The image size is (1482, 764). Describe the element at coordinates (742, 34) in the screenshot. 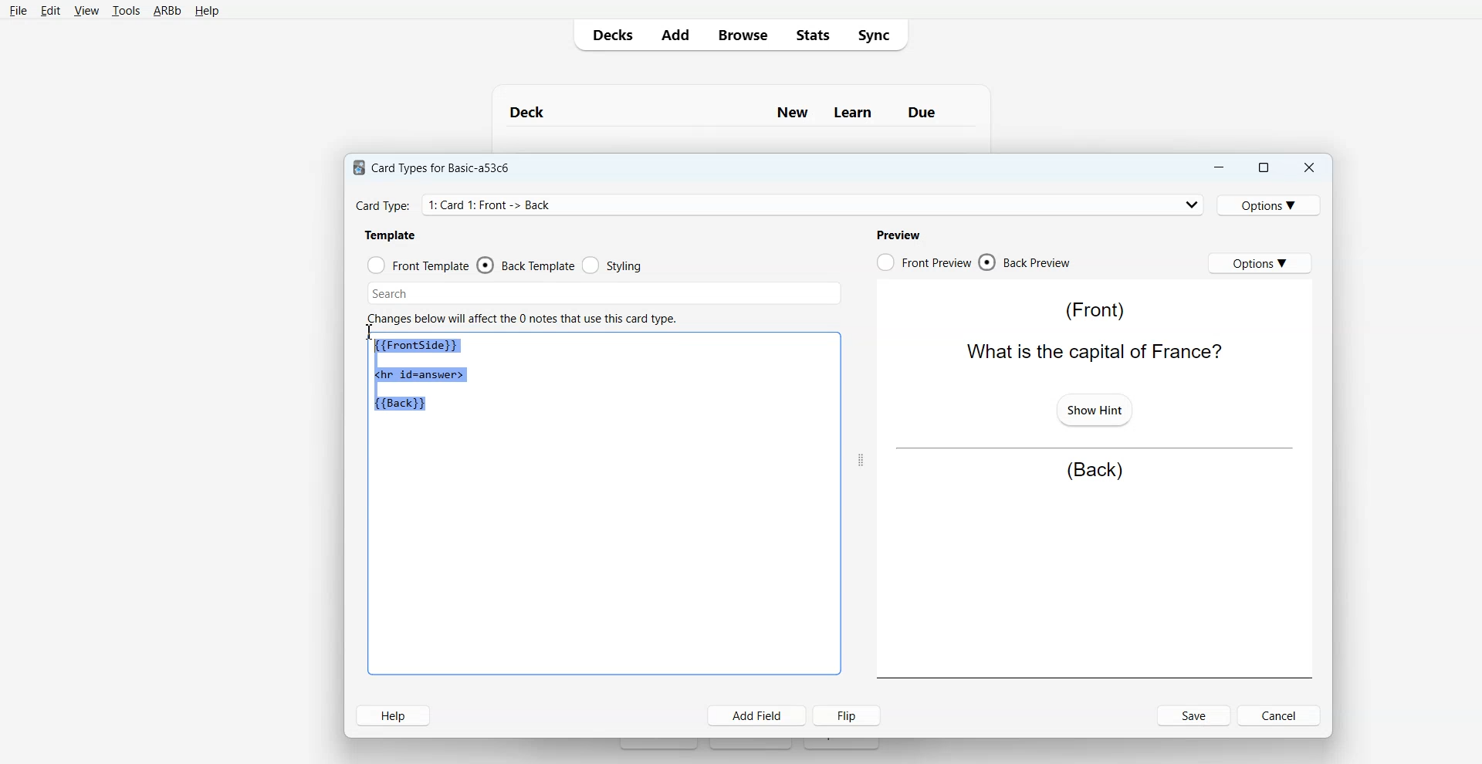

I see `Browse` at that location.